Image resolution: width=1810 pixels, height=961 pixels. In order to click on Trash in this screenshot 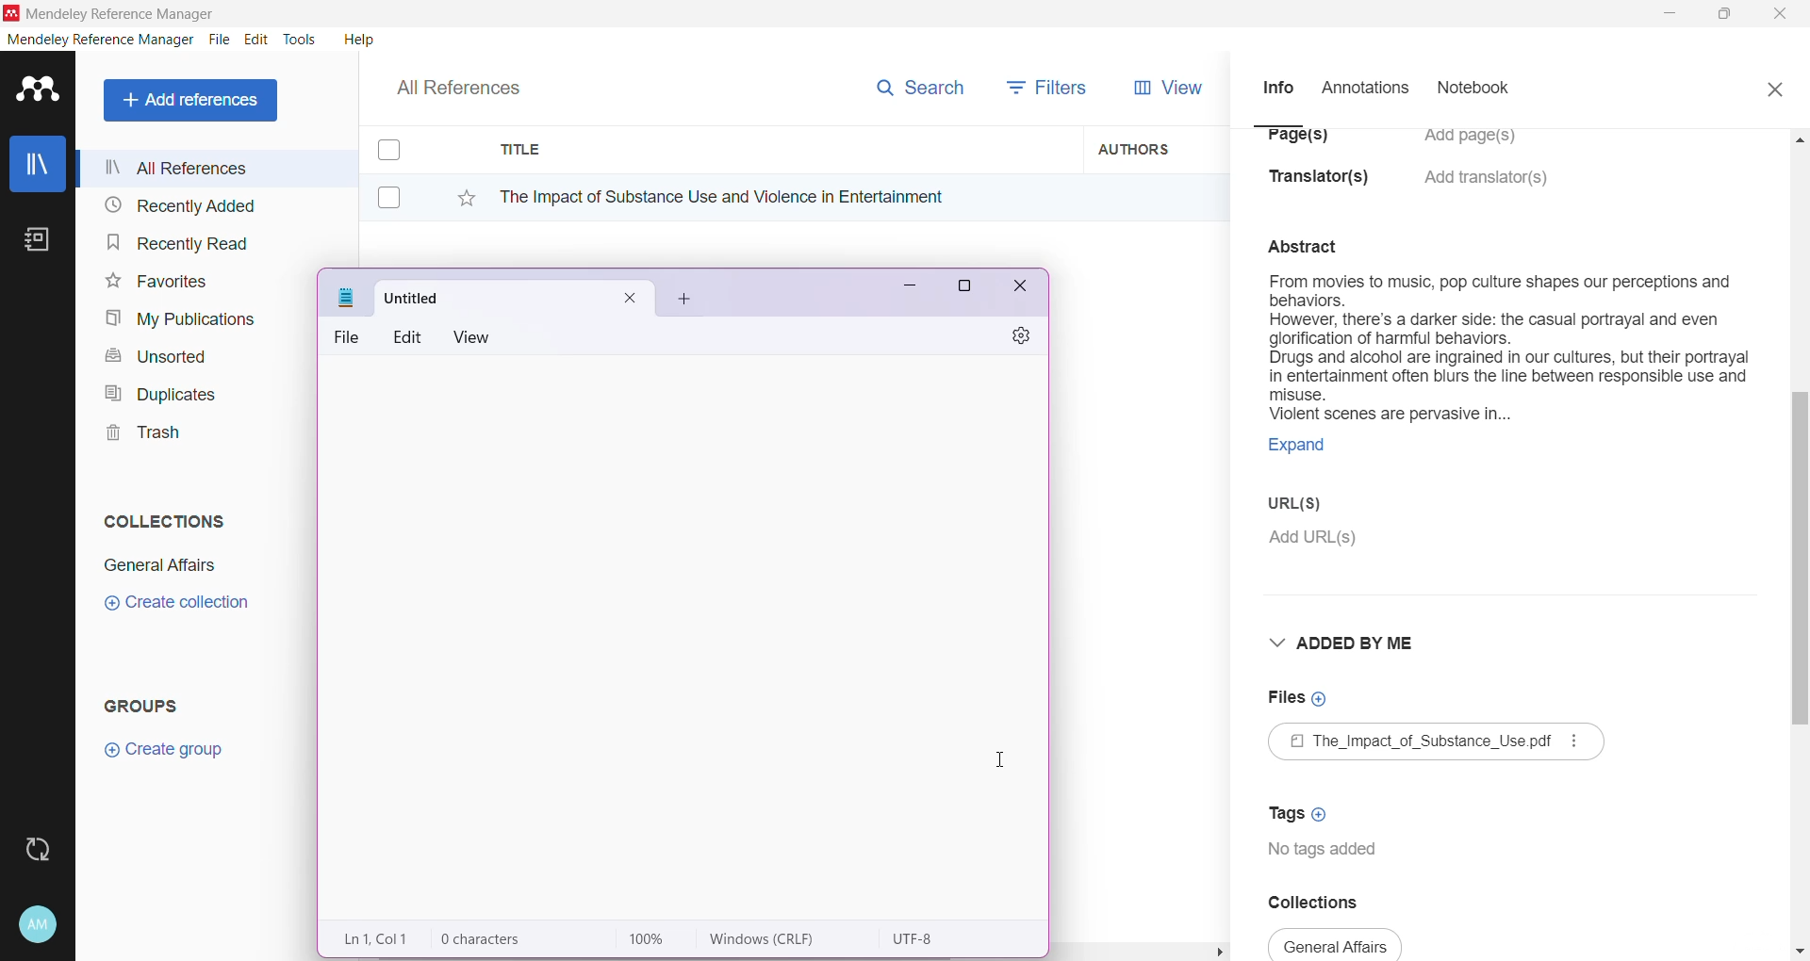, I will do `click(138, 435)`.